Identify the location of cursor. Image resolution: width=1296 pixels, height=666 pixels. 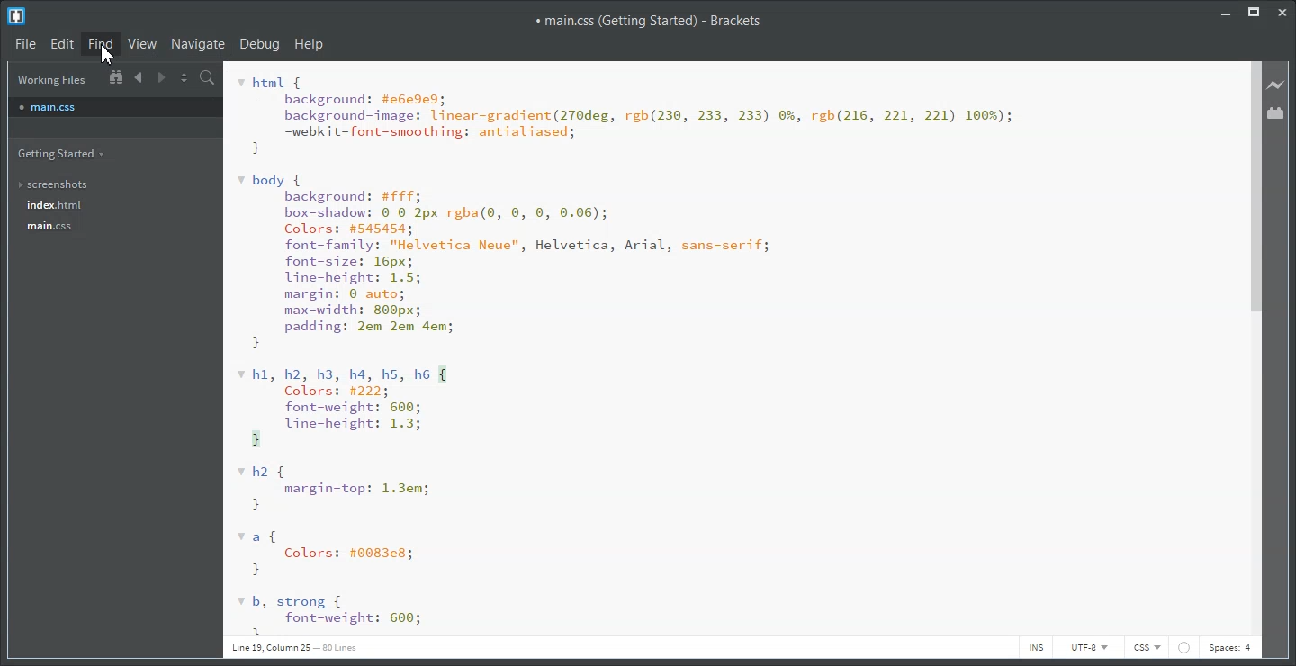
(104, 58).